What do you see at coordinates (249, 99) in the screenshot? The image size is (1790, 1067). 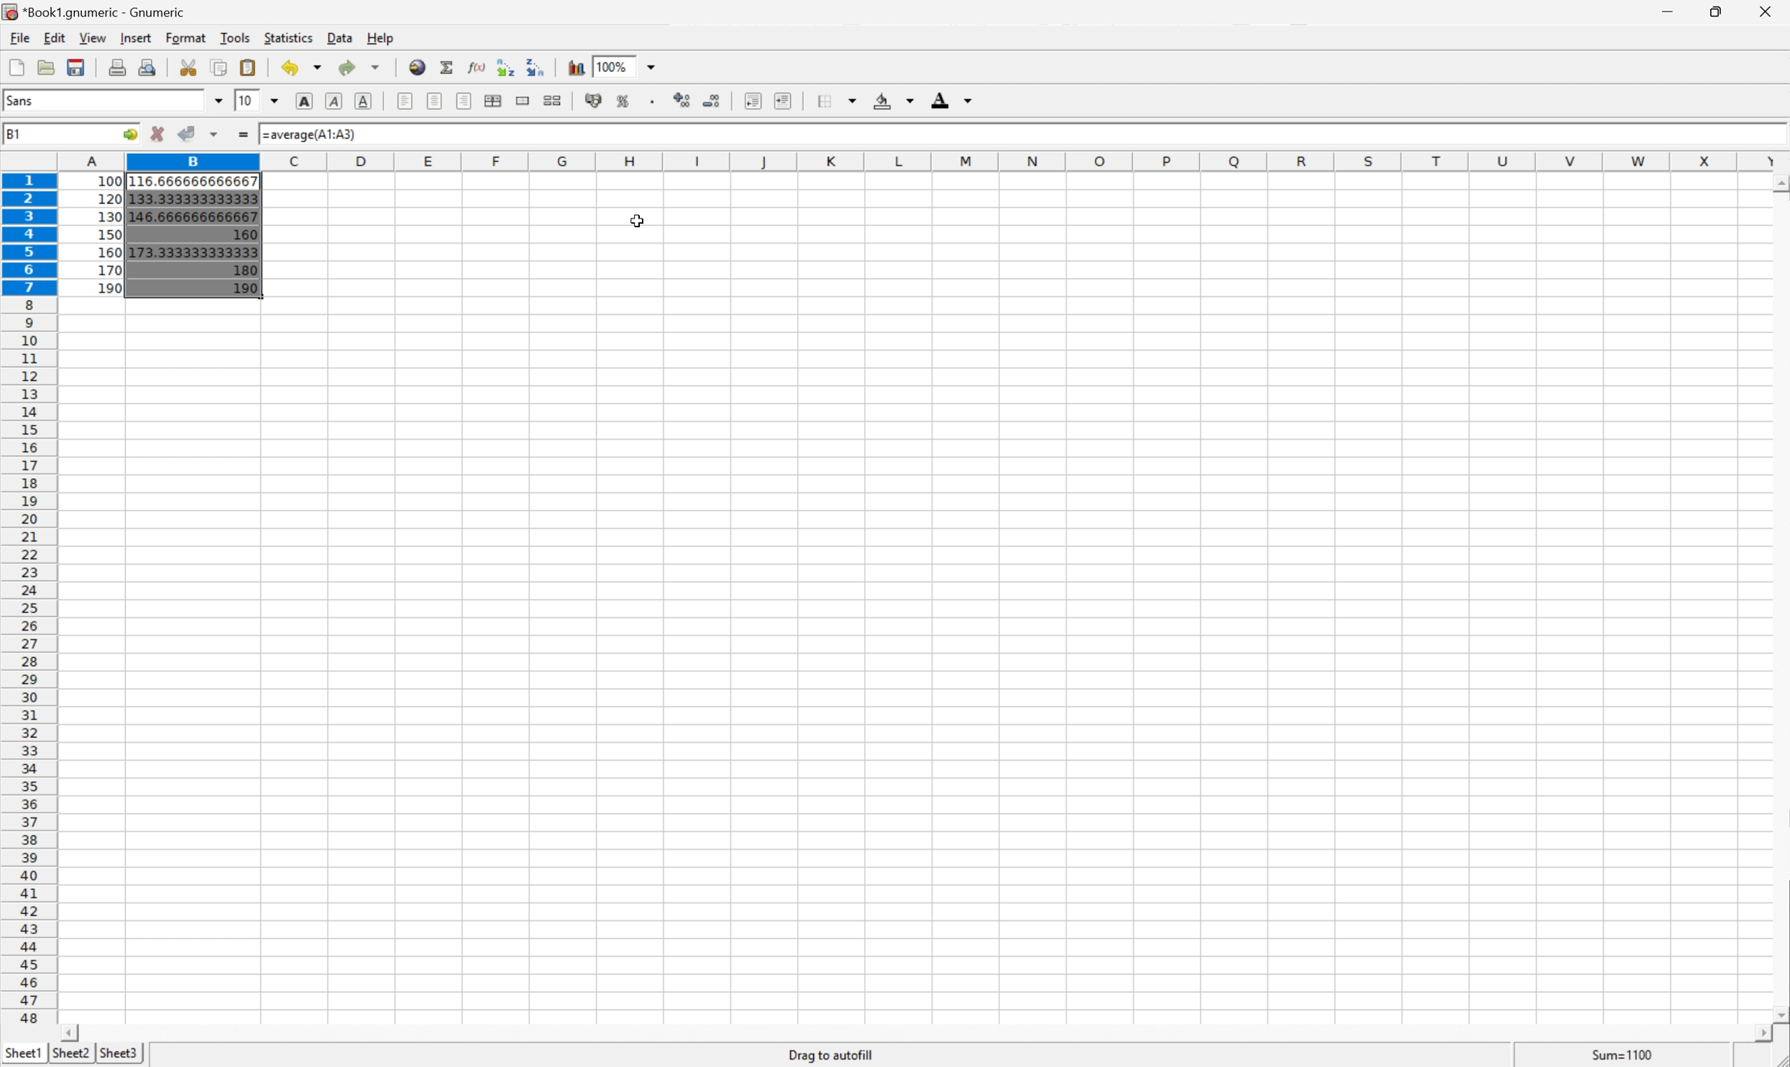 I see `10` at bounding box center [249, 99].